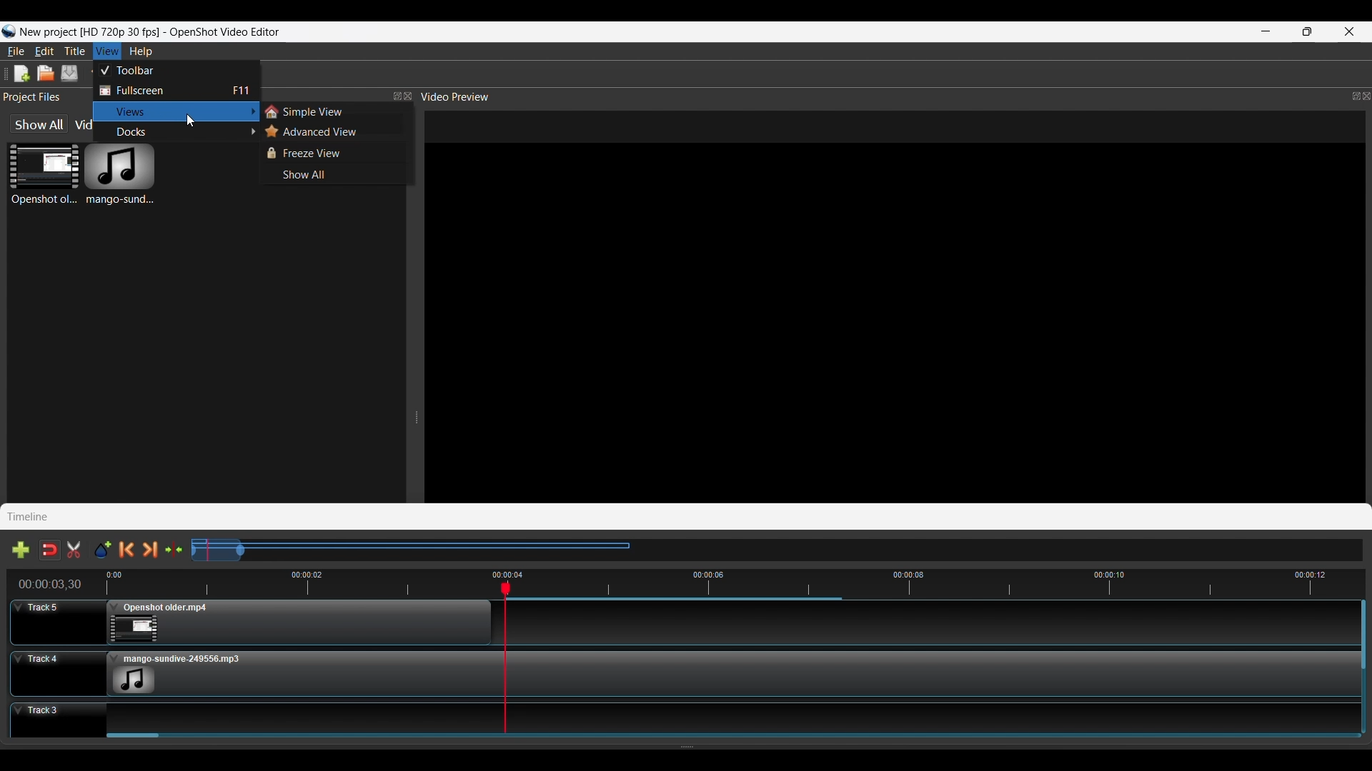 Image resolution: width=1372 pixels, height=771 pixels. I want to click on Video, so click(83, 124).